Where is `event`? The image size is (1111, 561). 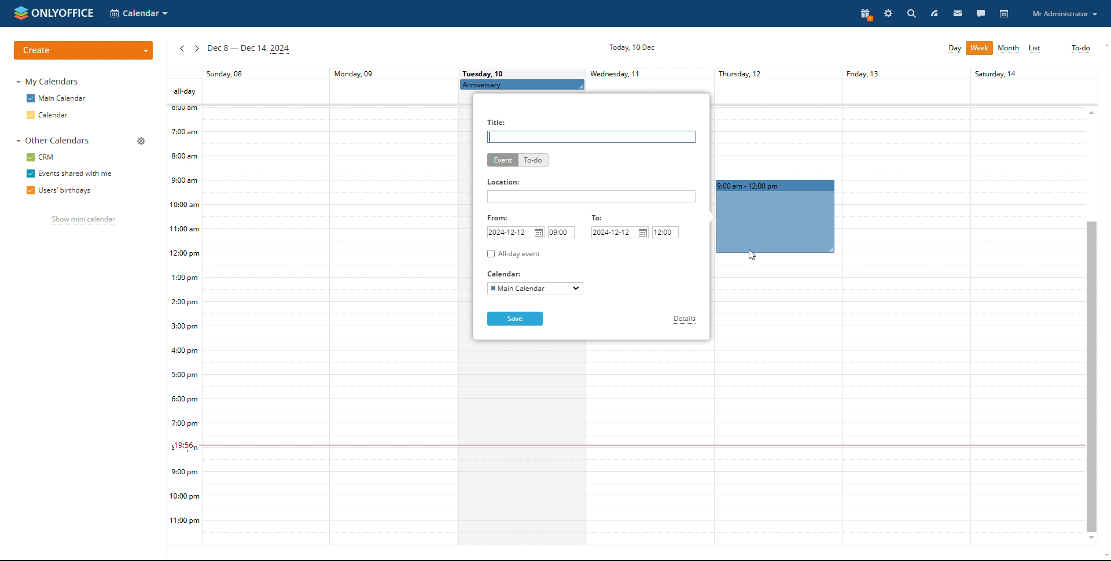
event is located at coordinates (503, 160).